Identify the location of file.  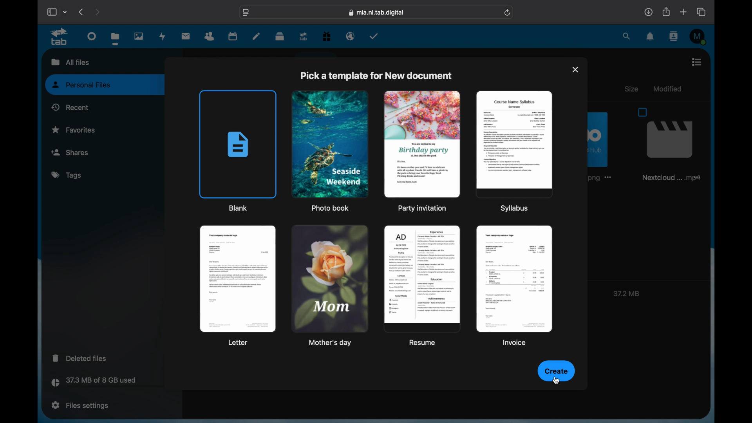
(667, 145).